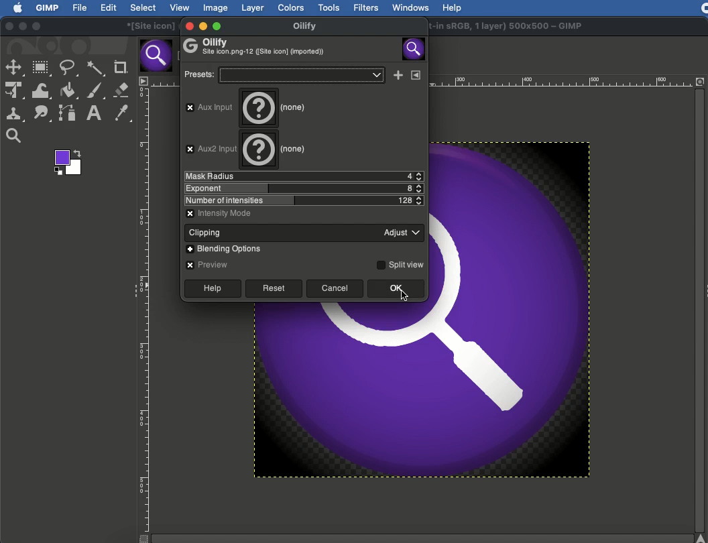 This screenshot has width=708, height=543. What do you see at coordinates (405, 296) in the screenshot?
I see `cursor` at bounding box center [405, 296].